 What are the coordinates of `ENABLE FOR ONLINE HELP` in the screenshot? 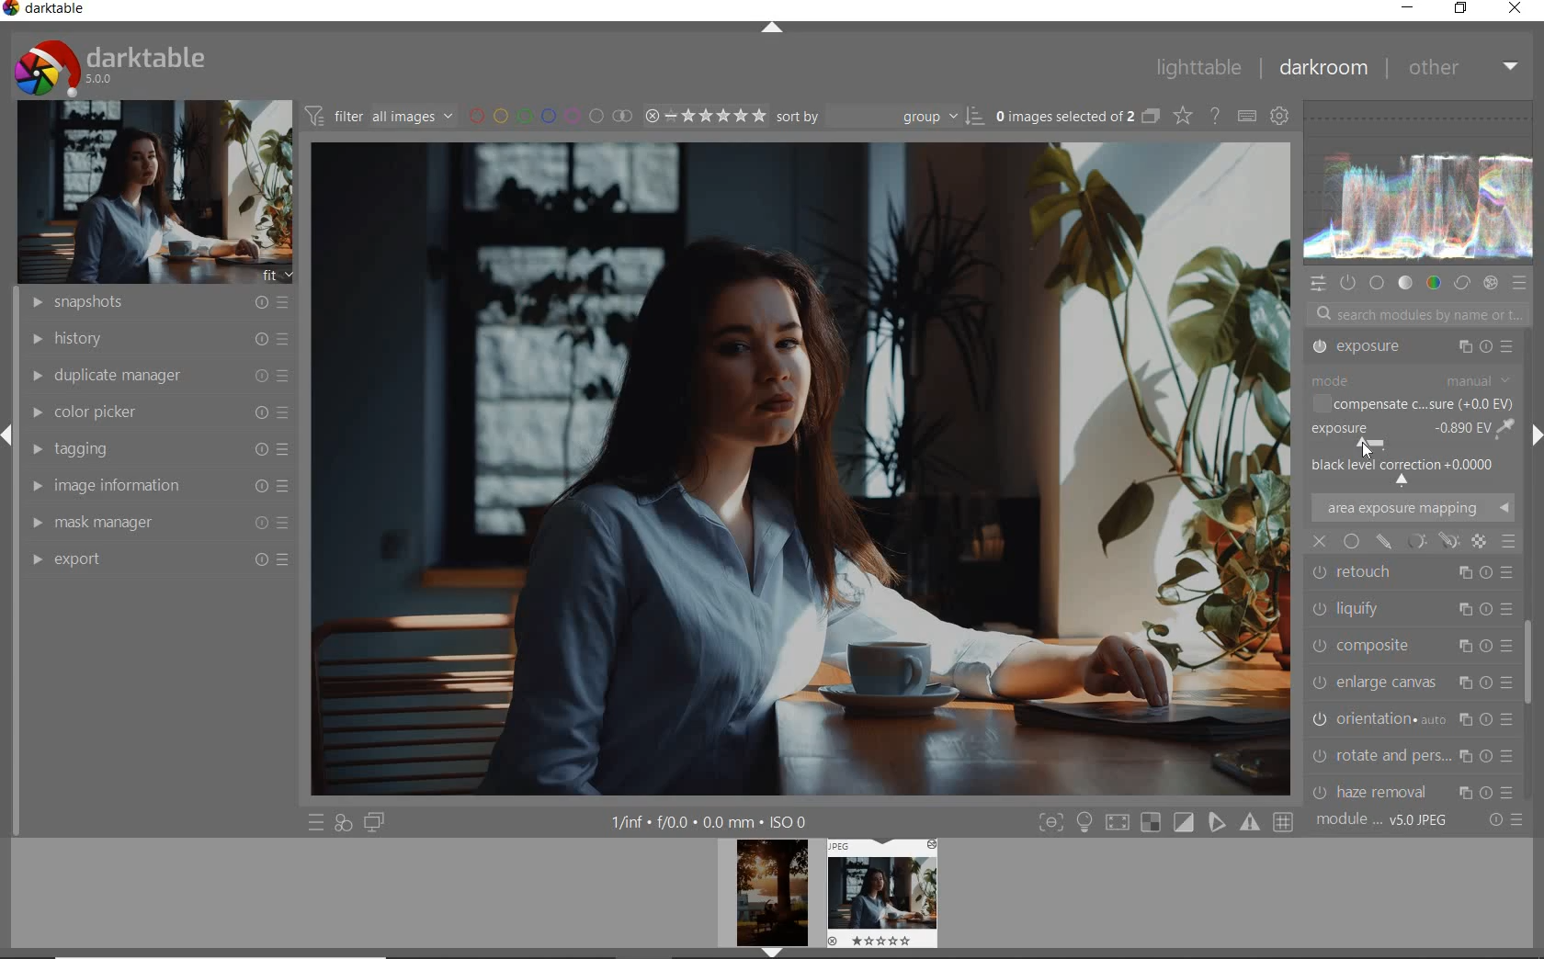 It's located at (1215, 116).